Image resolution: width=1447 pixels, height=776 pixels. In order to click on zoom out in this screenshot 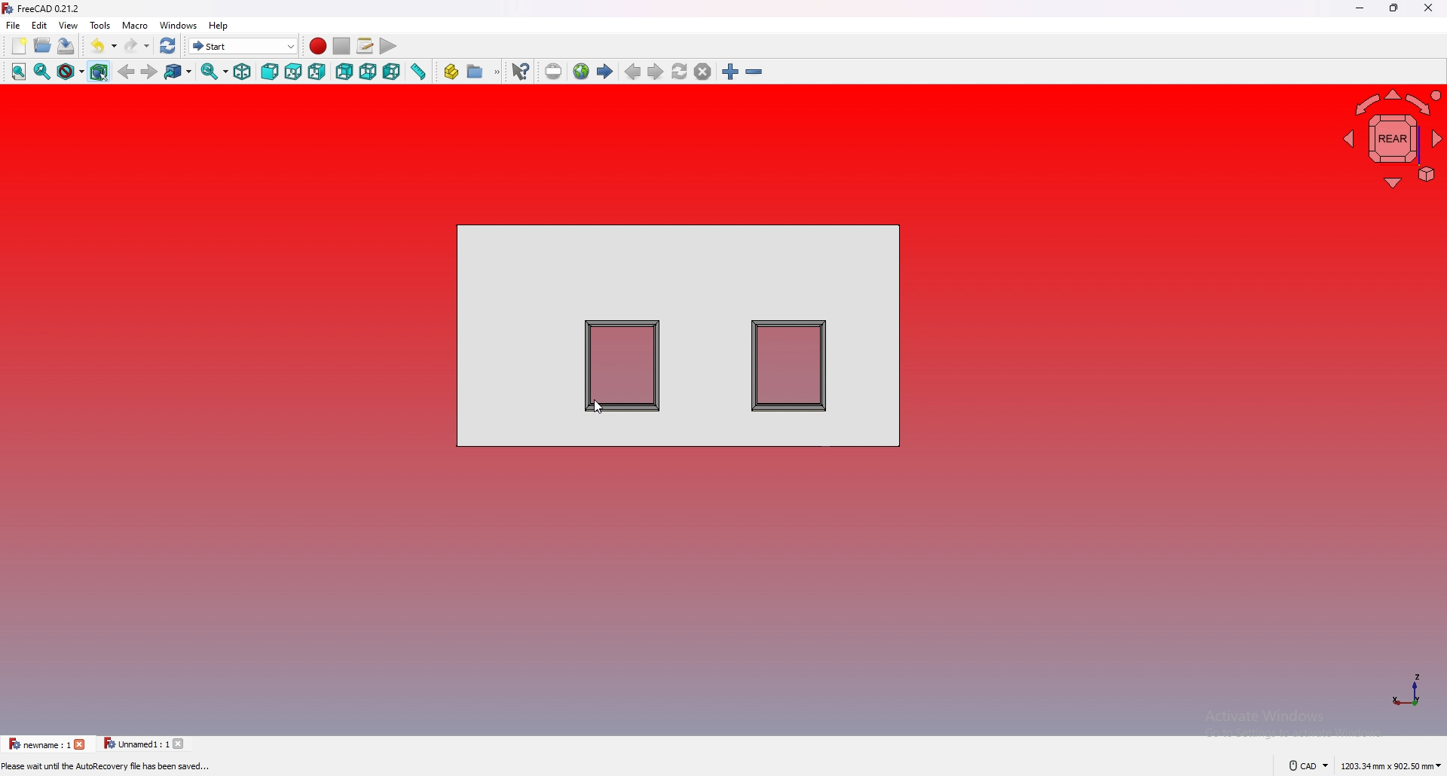, I will do `click(754, 72)`.